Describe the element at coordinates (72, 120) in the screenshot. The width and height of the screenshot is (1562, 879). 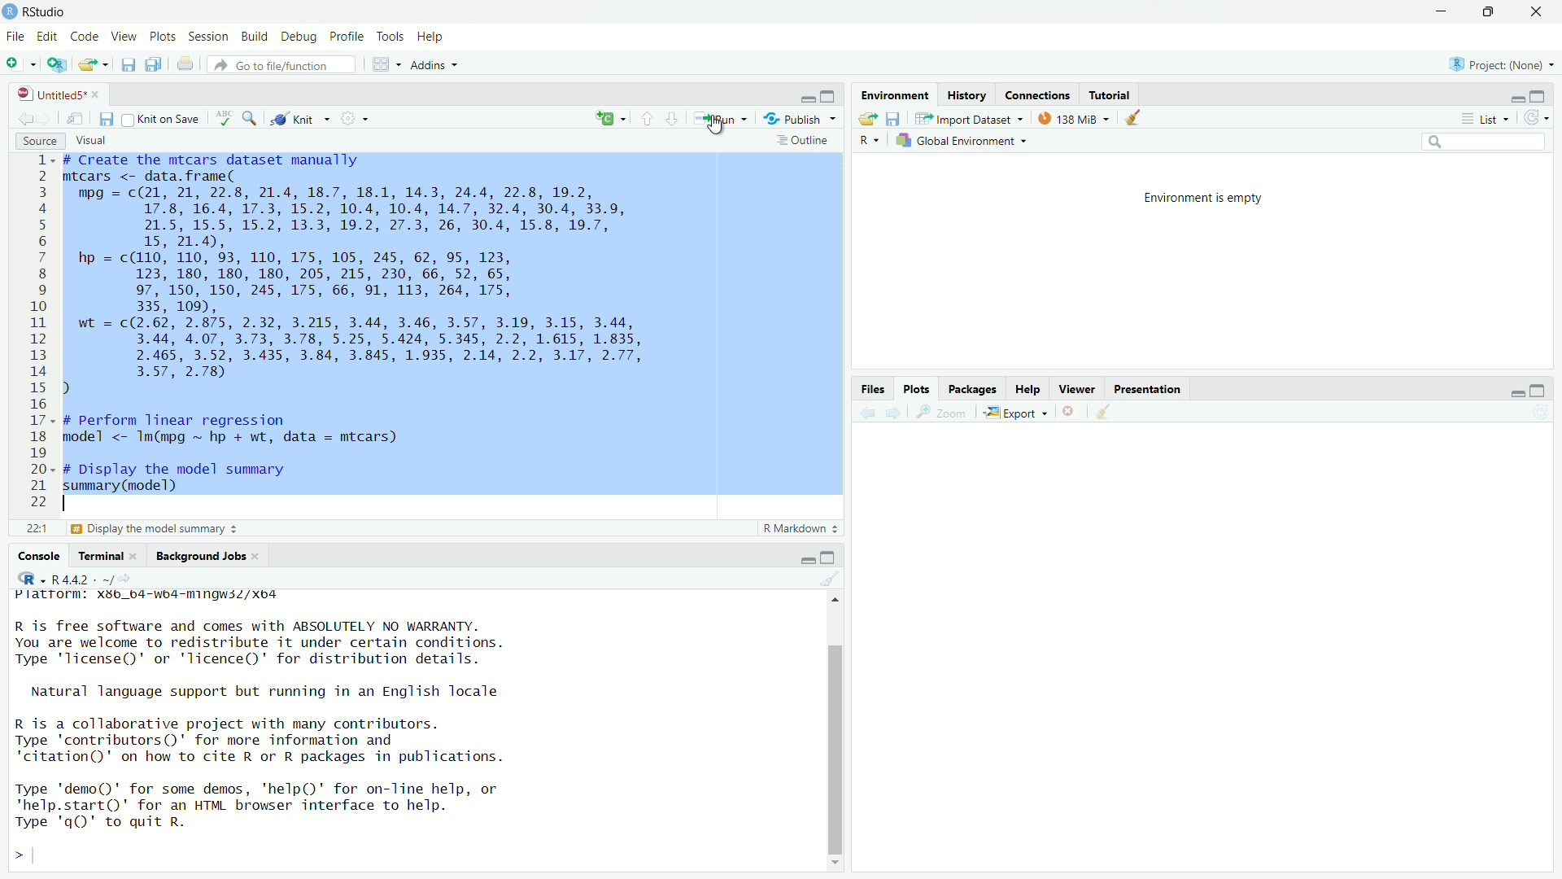
I see `show in new window` at that location.